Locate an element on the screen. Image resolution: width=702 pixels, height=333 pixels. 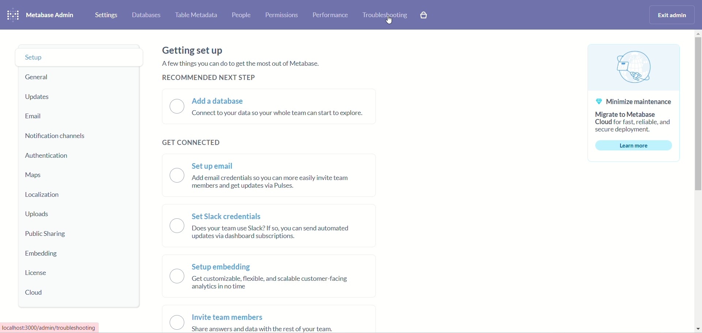
invite members is located at coordinates (264, 323).